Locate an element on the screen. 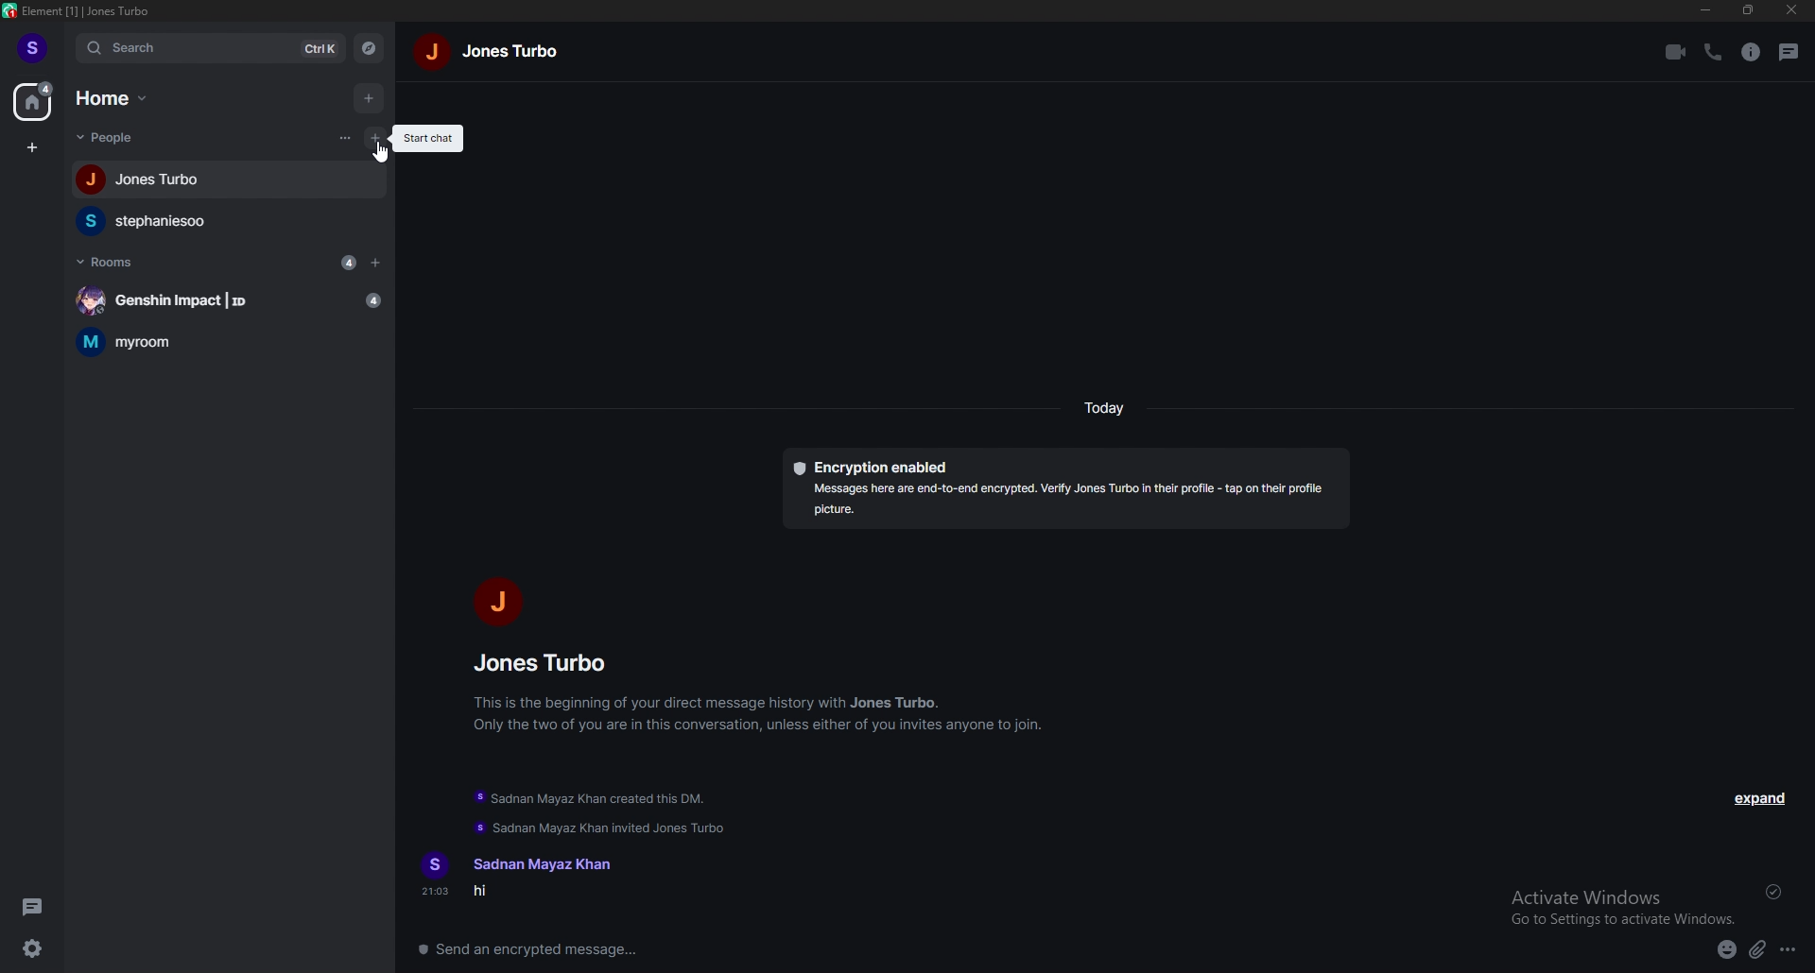  explore rooms is located at coordinates (371, 50).